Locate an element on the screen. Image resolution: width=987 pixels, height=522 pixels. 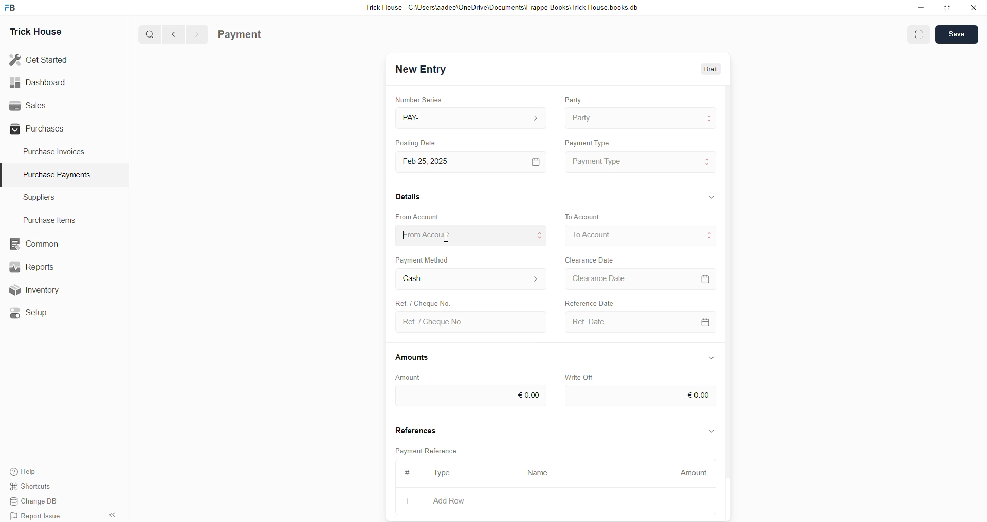
Q is located at coordinates (146, 33).